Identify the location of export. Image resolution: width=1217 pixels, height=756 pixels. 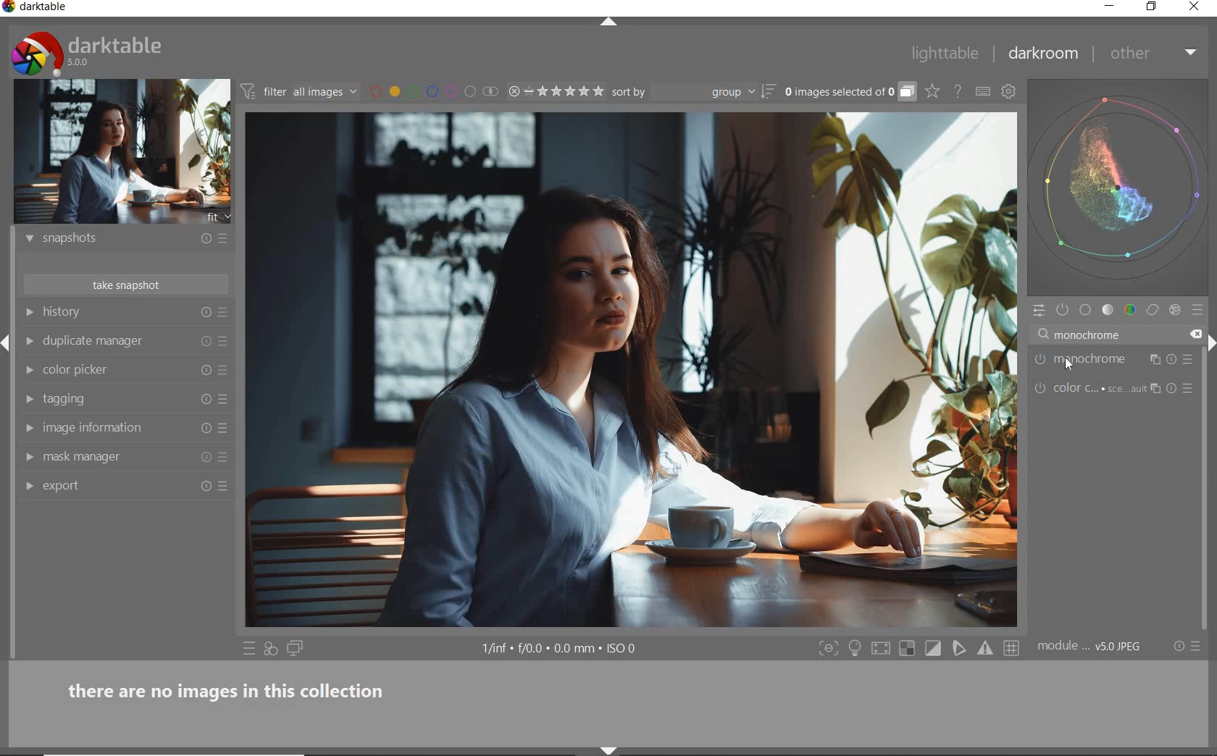
(116, 484).